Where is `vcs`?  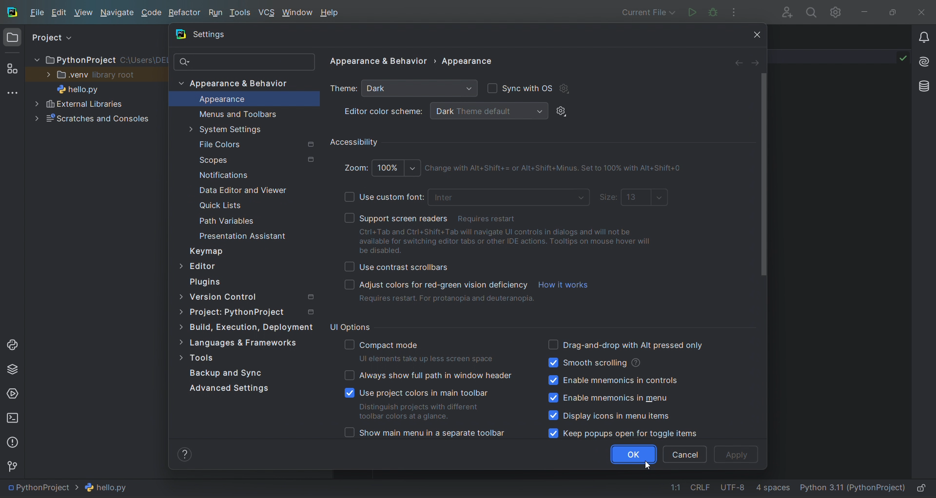
vcs is located at coordinates (266, 12).